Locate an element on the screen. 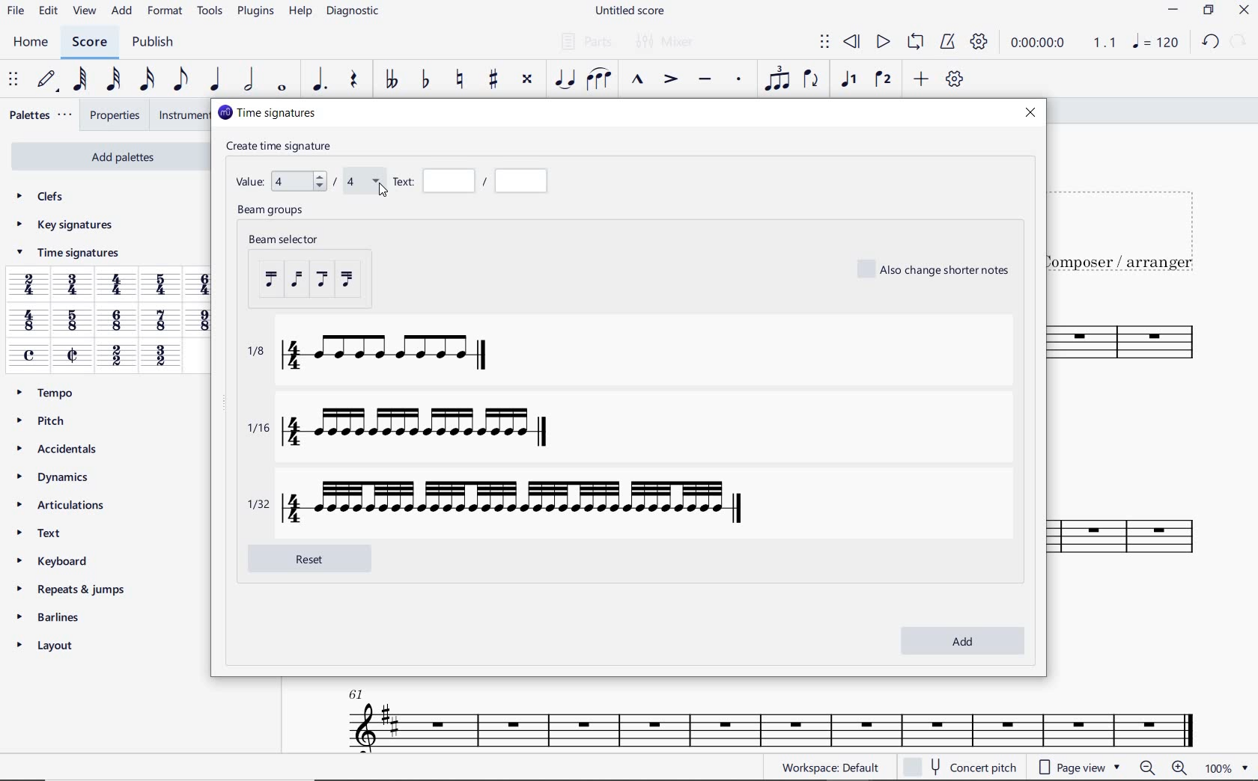 The height and width of the screenshot is (781, 1258). TOOLS is located at coordinates (207, 11).